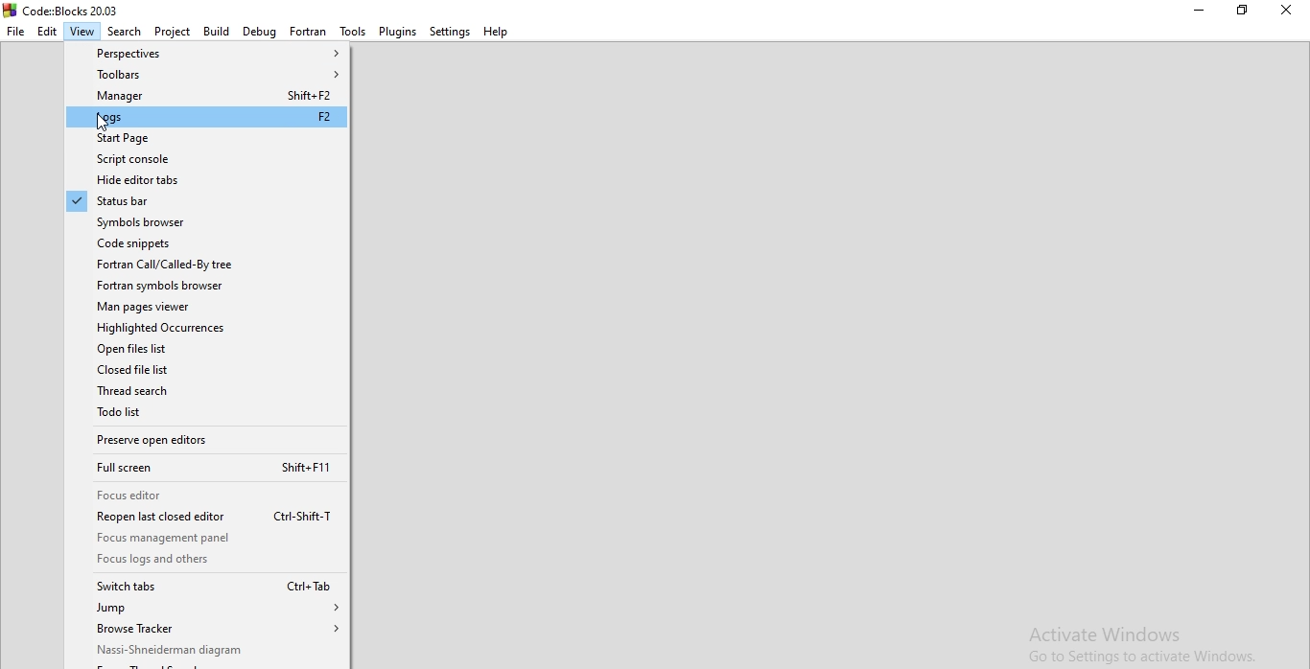  Describe the element at coordinates (48, 31) in the screenshot. I see `Edit ` at that location.